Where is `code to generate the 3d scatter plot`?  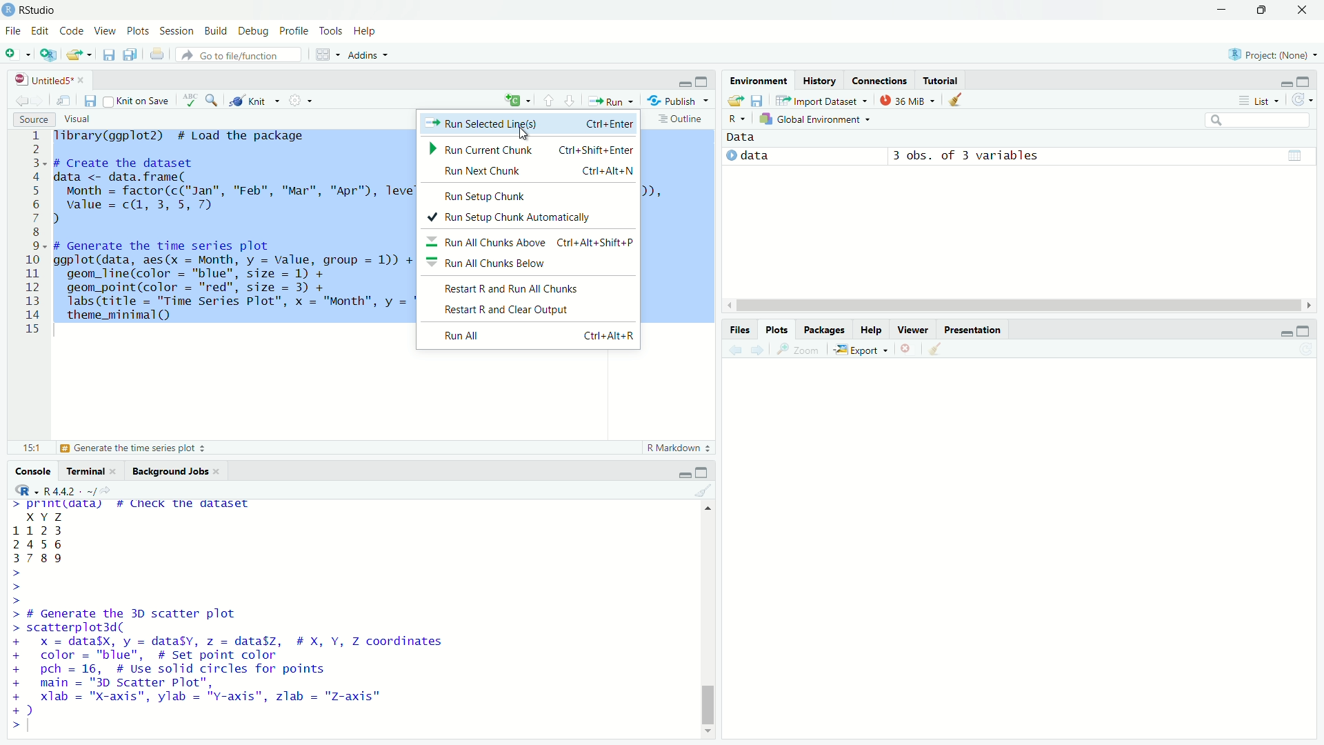 code to generate the 3d scatter plot is located at coordinates (235, 662).